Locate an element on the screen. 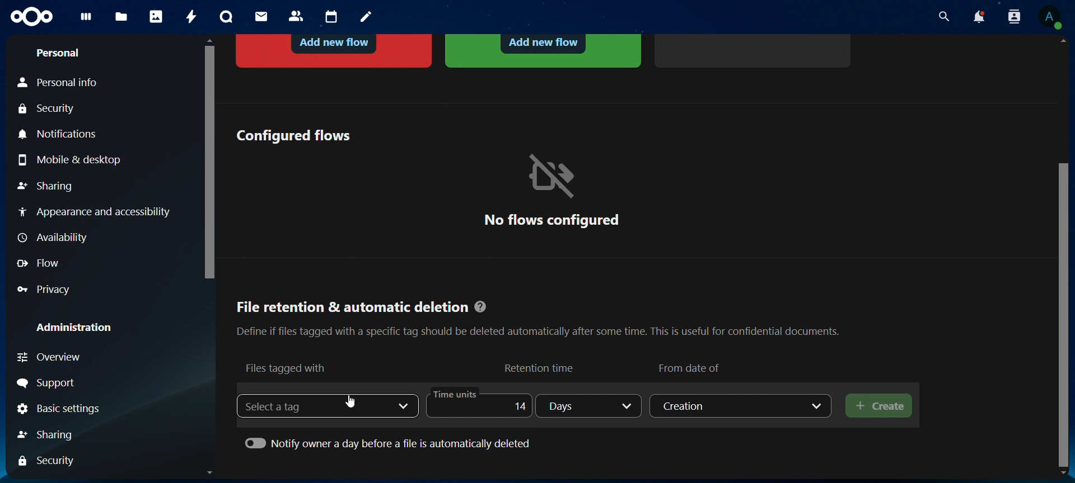 The height and width of the screenshot is (483, 1075). files is located at coordinates (121, 18).